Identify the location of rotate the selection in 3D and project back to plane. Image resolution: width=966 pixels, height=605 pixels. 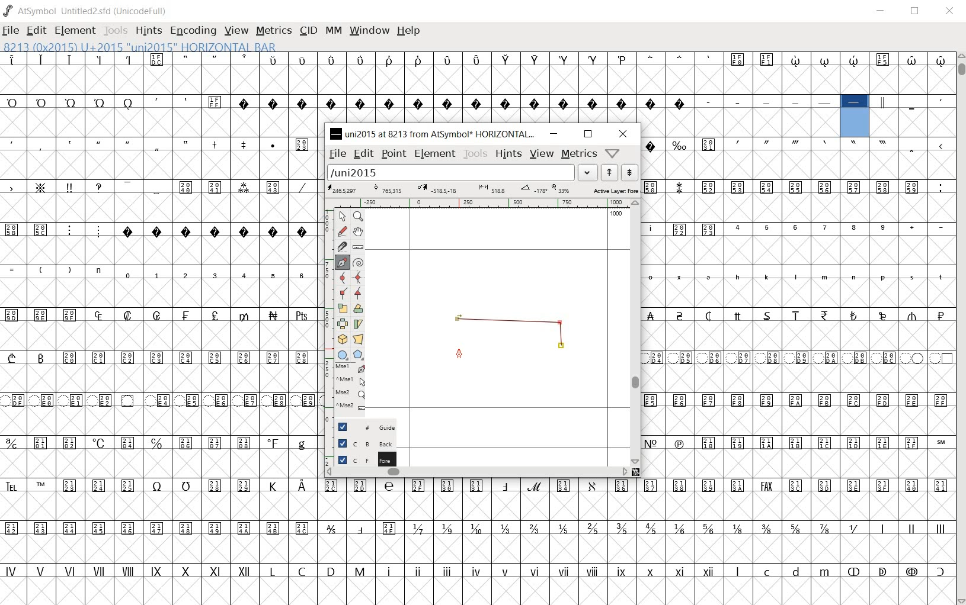
(341, 339).